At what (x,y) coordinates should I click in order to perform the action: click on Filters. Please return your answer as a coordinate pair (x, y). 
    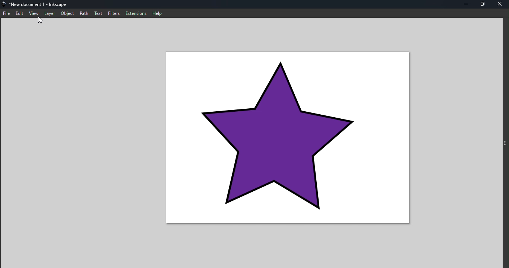
    Looking at the image, I should click on (112, 14).